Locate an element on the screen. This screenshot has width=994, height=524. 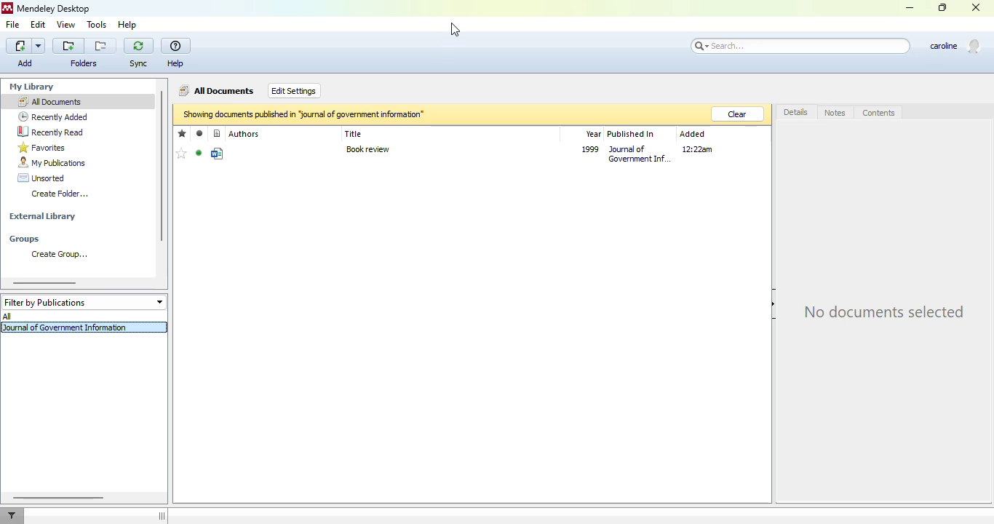
maximize is located at coordinates (942, 7).